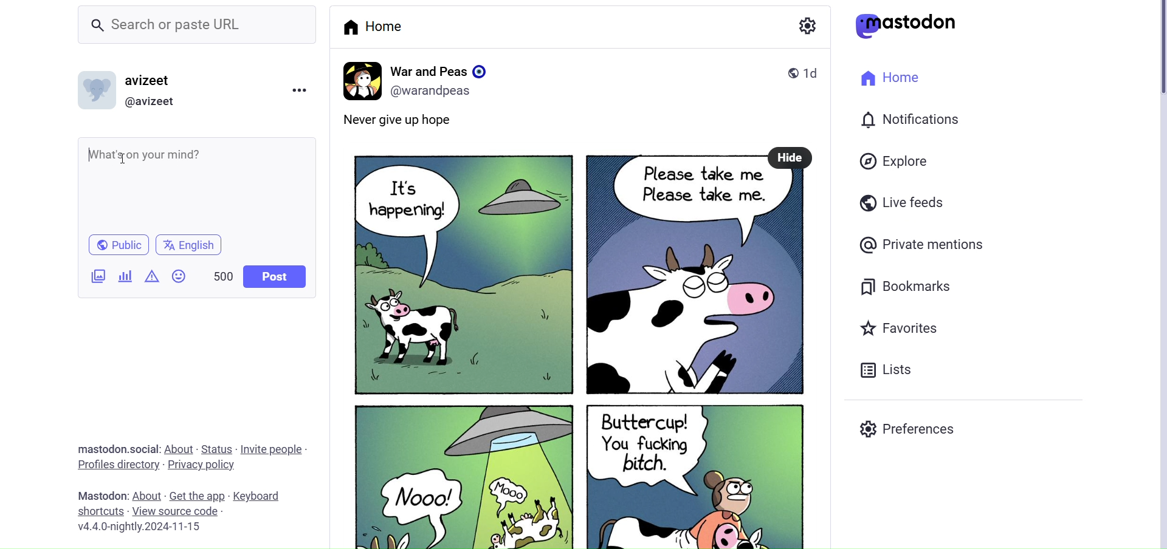 This screenshot has height=549, width=1167. I want to click on Post, so click(275, 278).